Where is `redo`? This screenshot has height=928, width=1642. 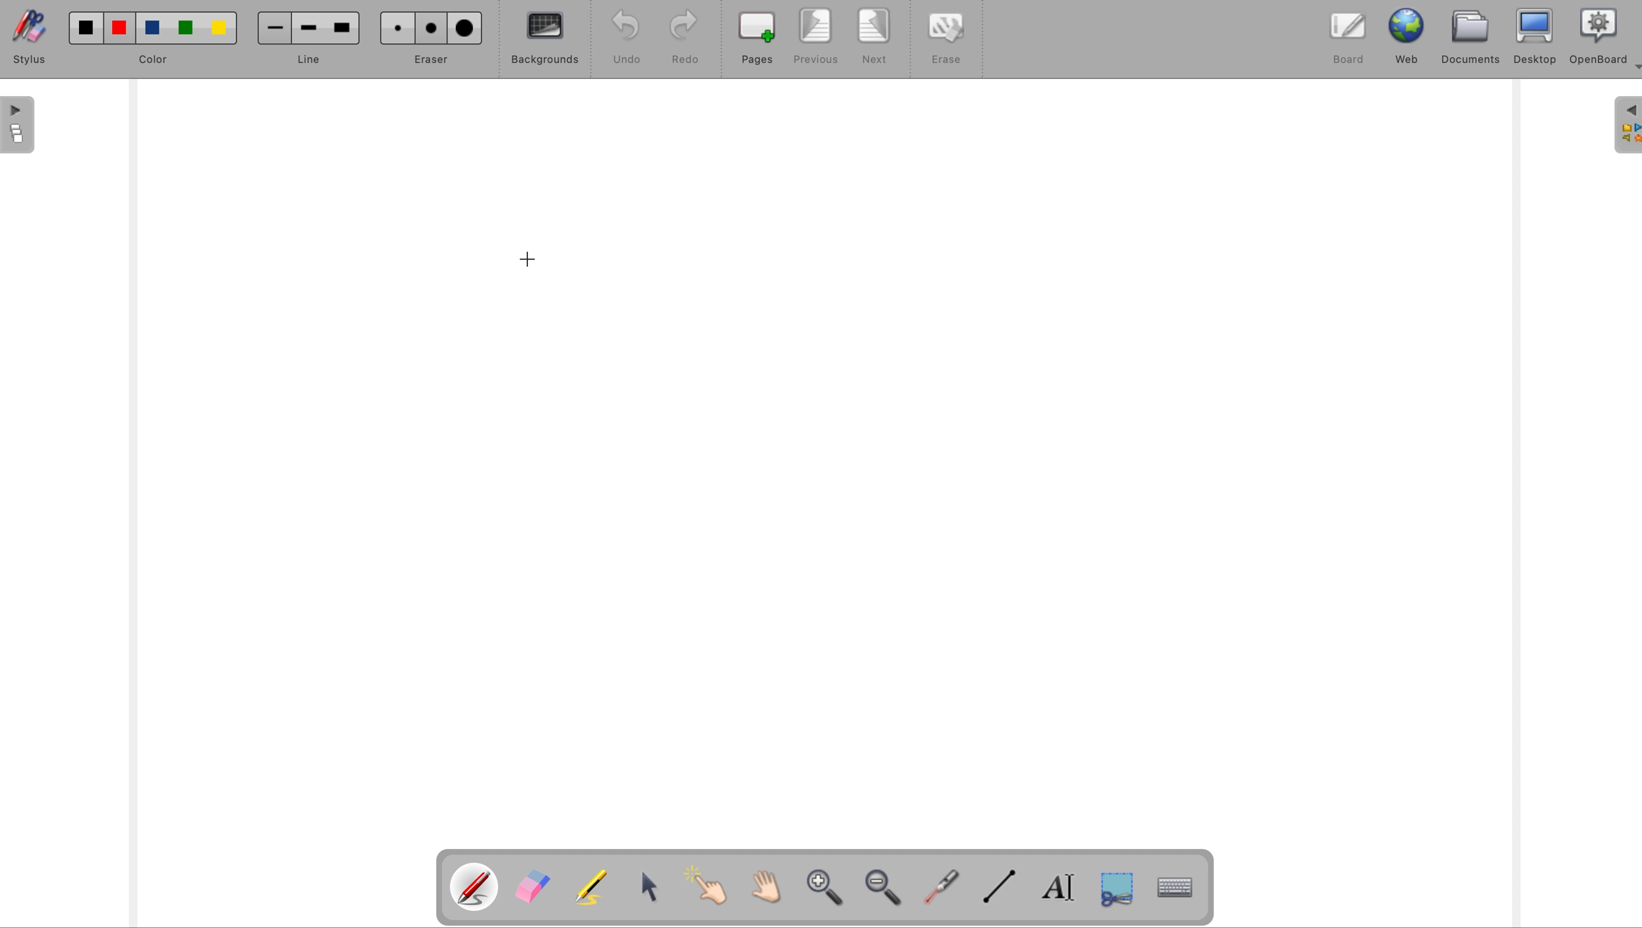 redo is located at coordinates (685, 38).